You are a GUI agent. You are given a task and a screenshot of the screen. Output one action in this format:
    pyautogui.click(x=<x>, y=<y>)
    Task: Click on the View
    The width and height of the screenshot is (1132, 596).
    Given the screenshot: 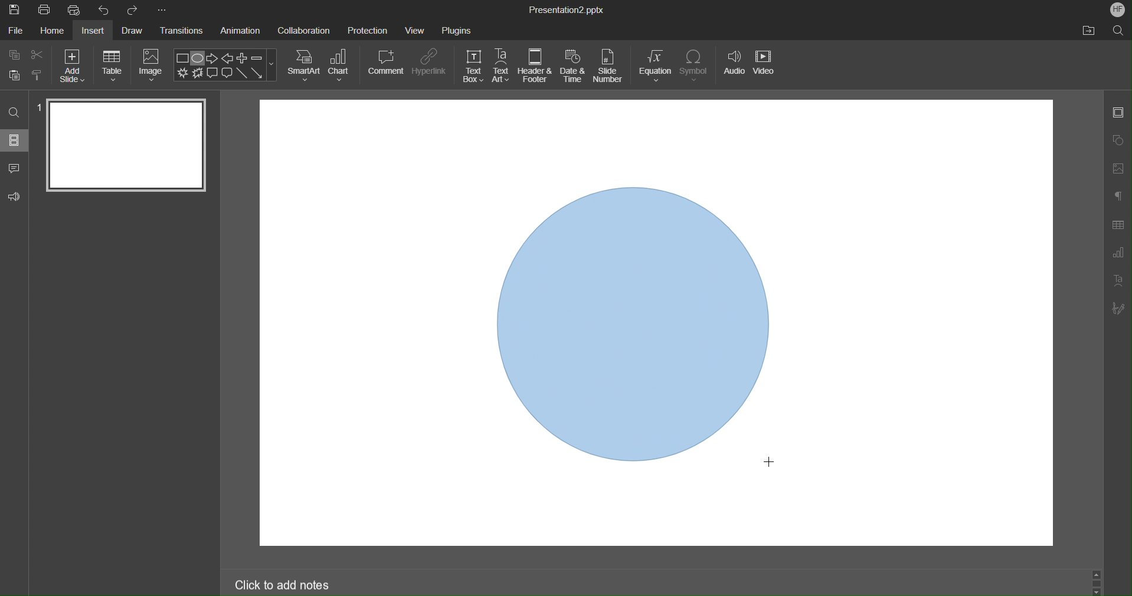 What is the action you would take?
    pyautogui.click(x=416, y=30)
    